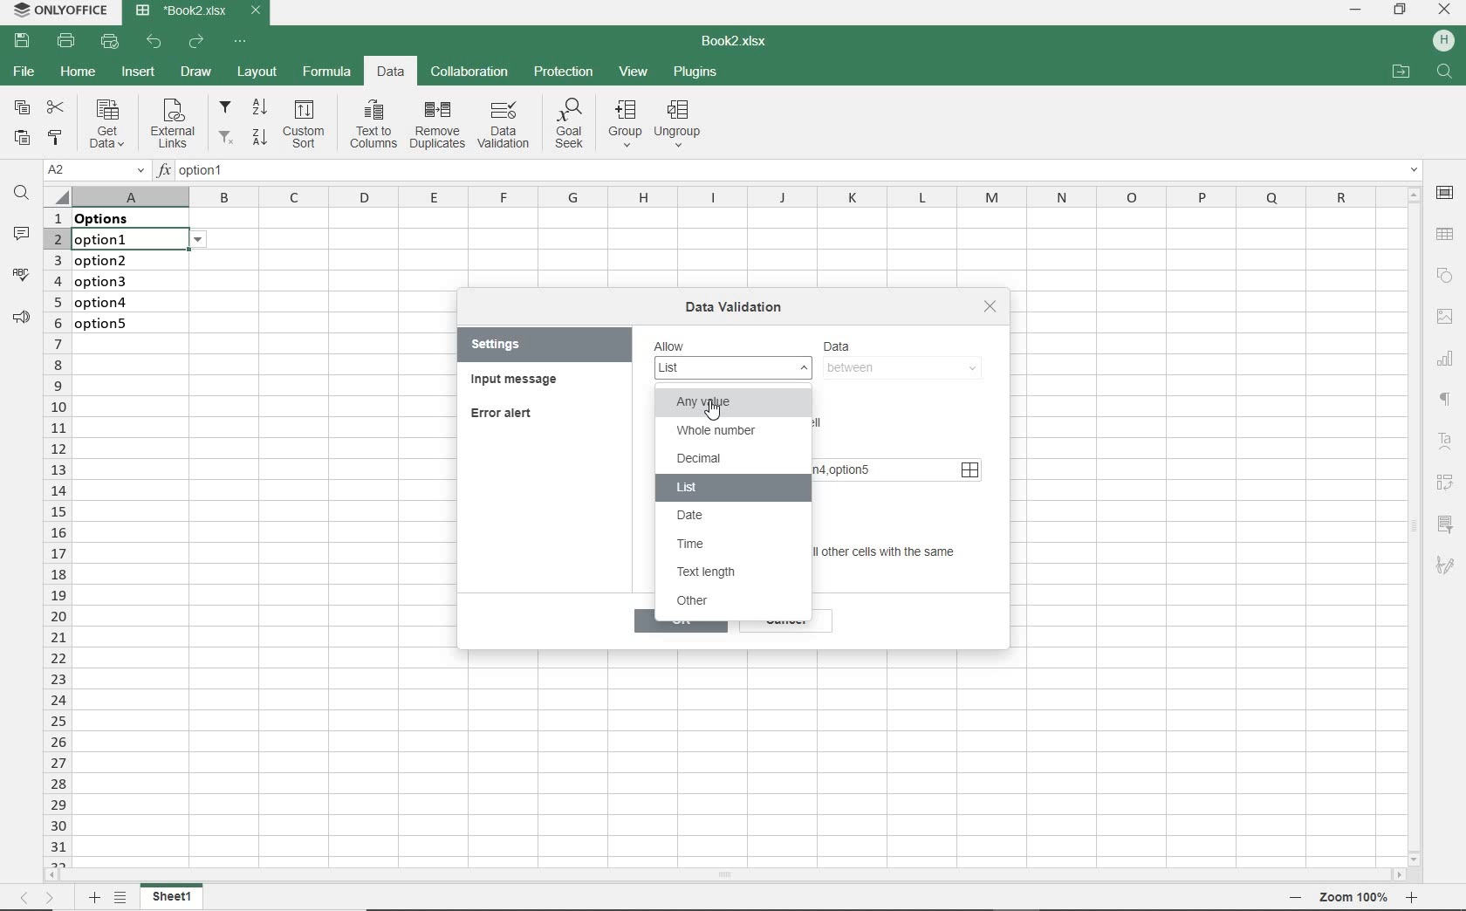 Image resolution: width=1466 pixels, height=911 pixels. I want to click on HOME, so click(78, 75).